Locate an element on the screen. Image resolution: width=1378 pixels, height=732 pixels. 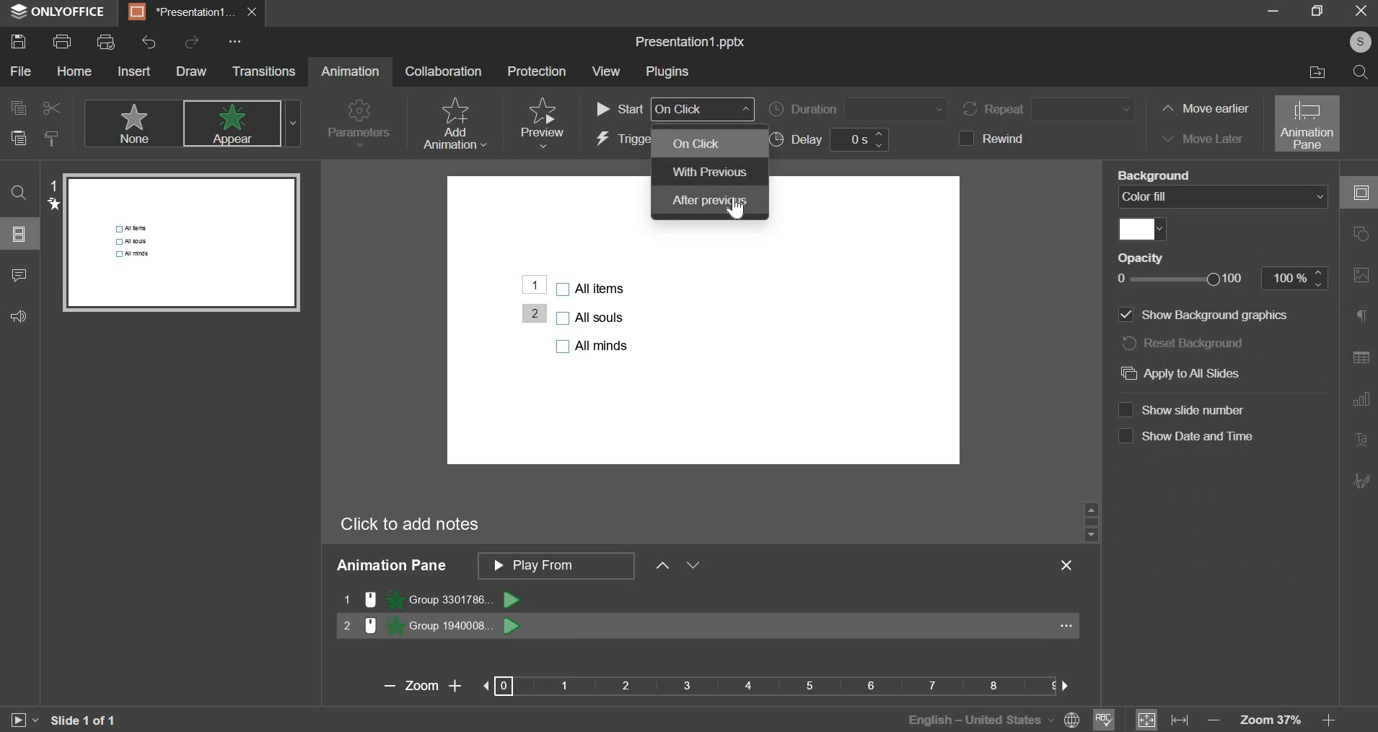
print is located at coordinates (62, 40).